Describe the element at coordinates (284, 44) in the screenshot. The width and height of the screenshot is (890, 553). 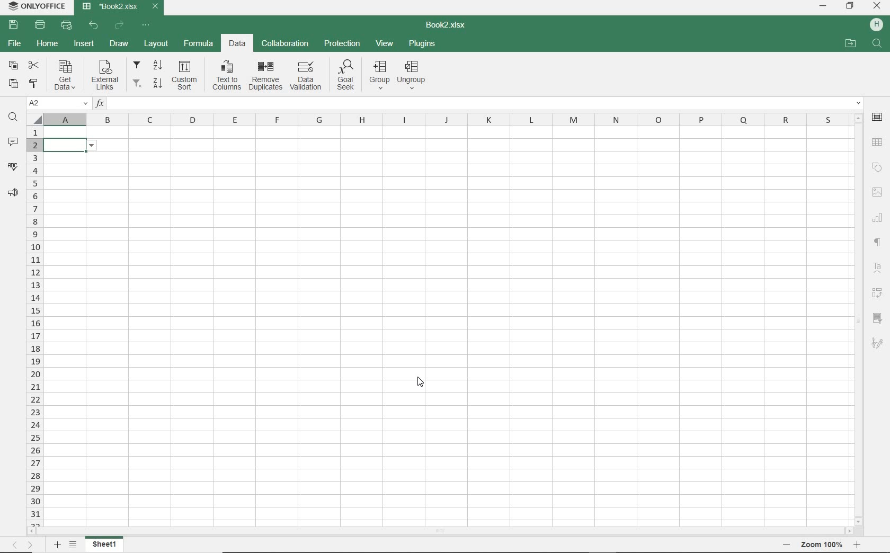
I see `COLLABORATION` at that location.